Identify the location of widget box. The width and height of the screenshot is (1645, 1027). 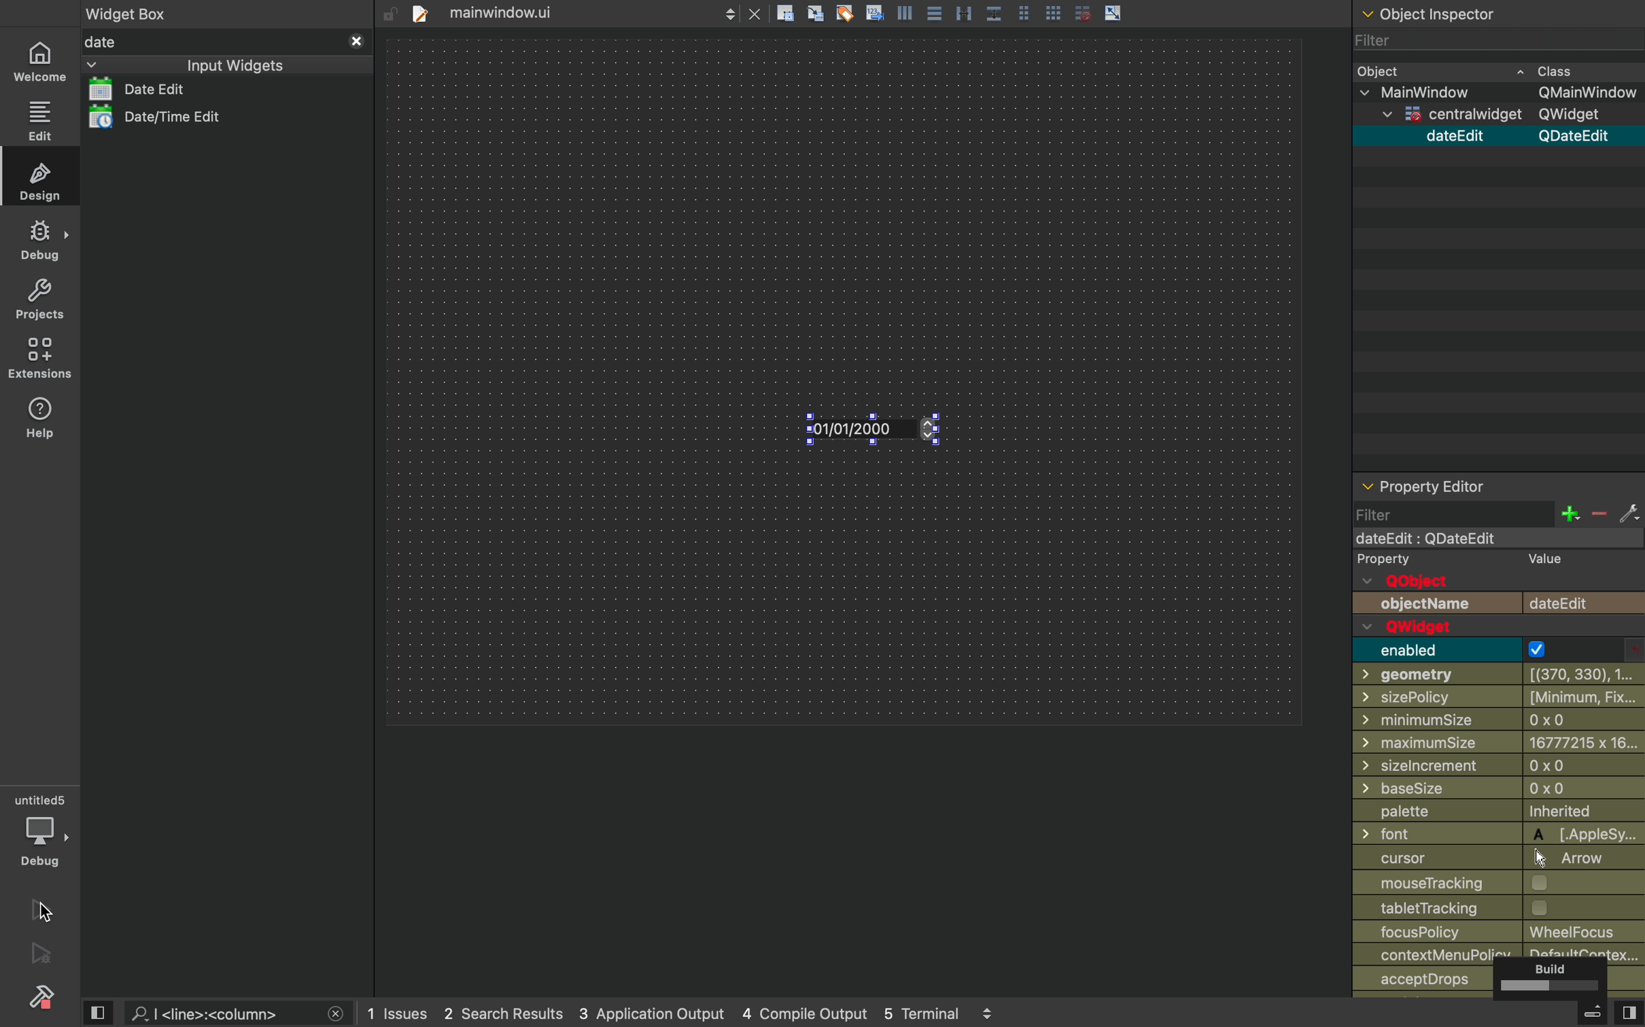
(131, 12).